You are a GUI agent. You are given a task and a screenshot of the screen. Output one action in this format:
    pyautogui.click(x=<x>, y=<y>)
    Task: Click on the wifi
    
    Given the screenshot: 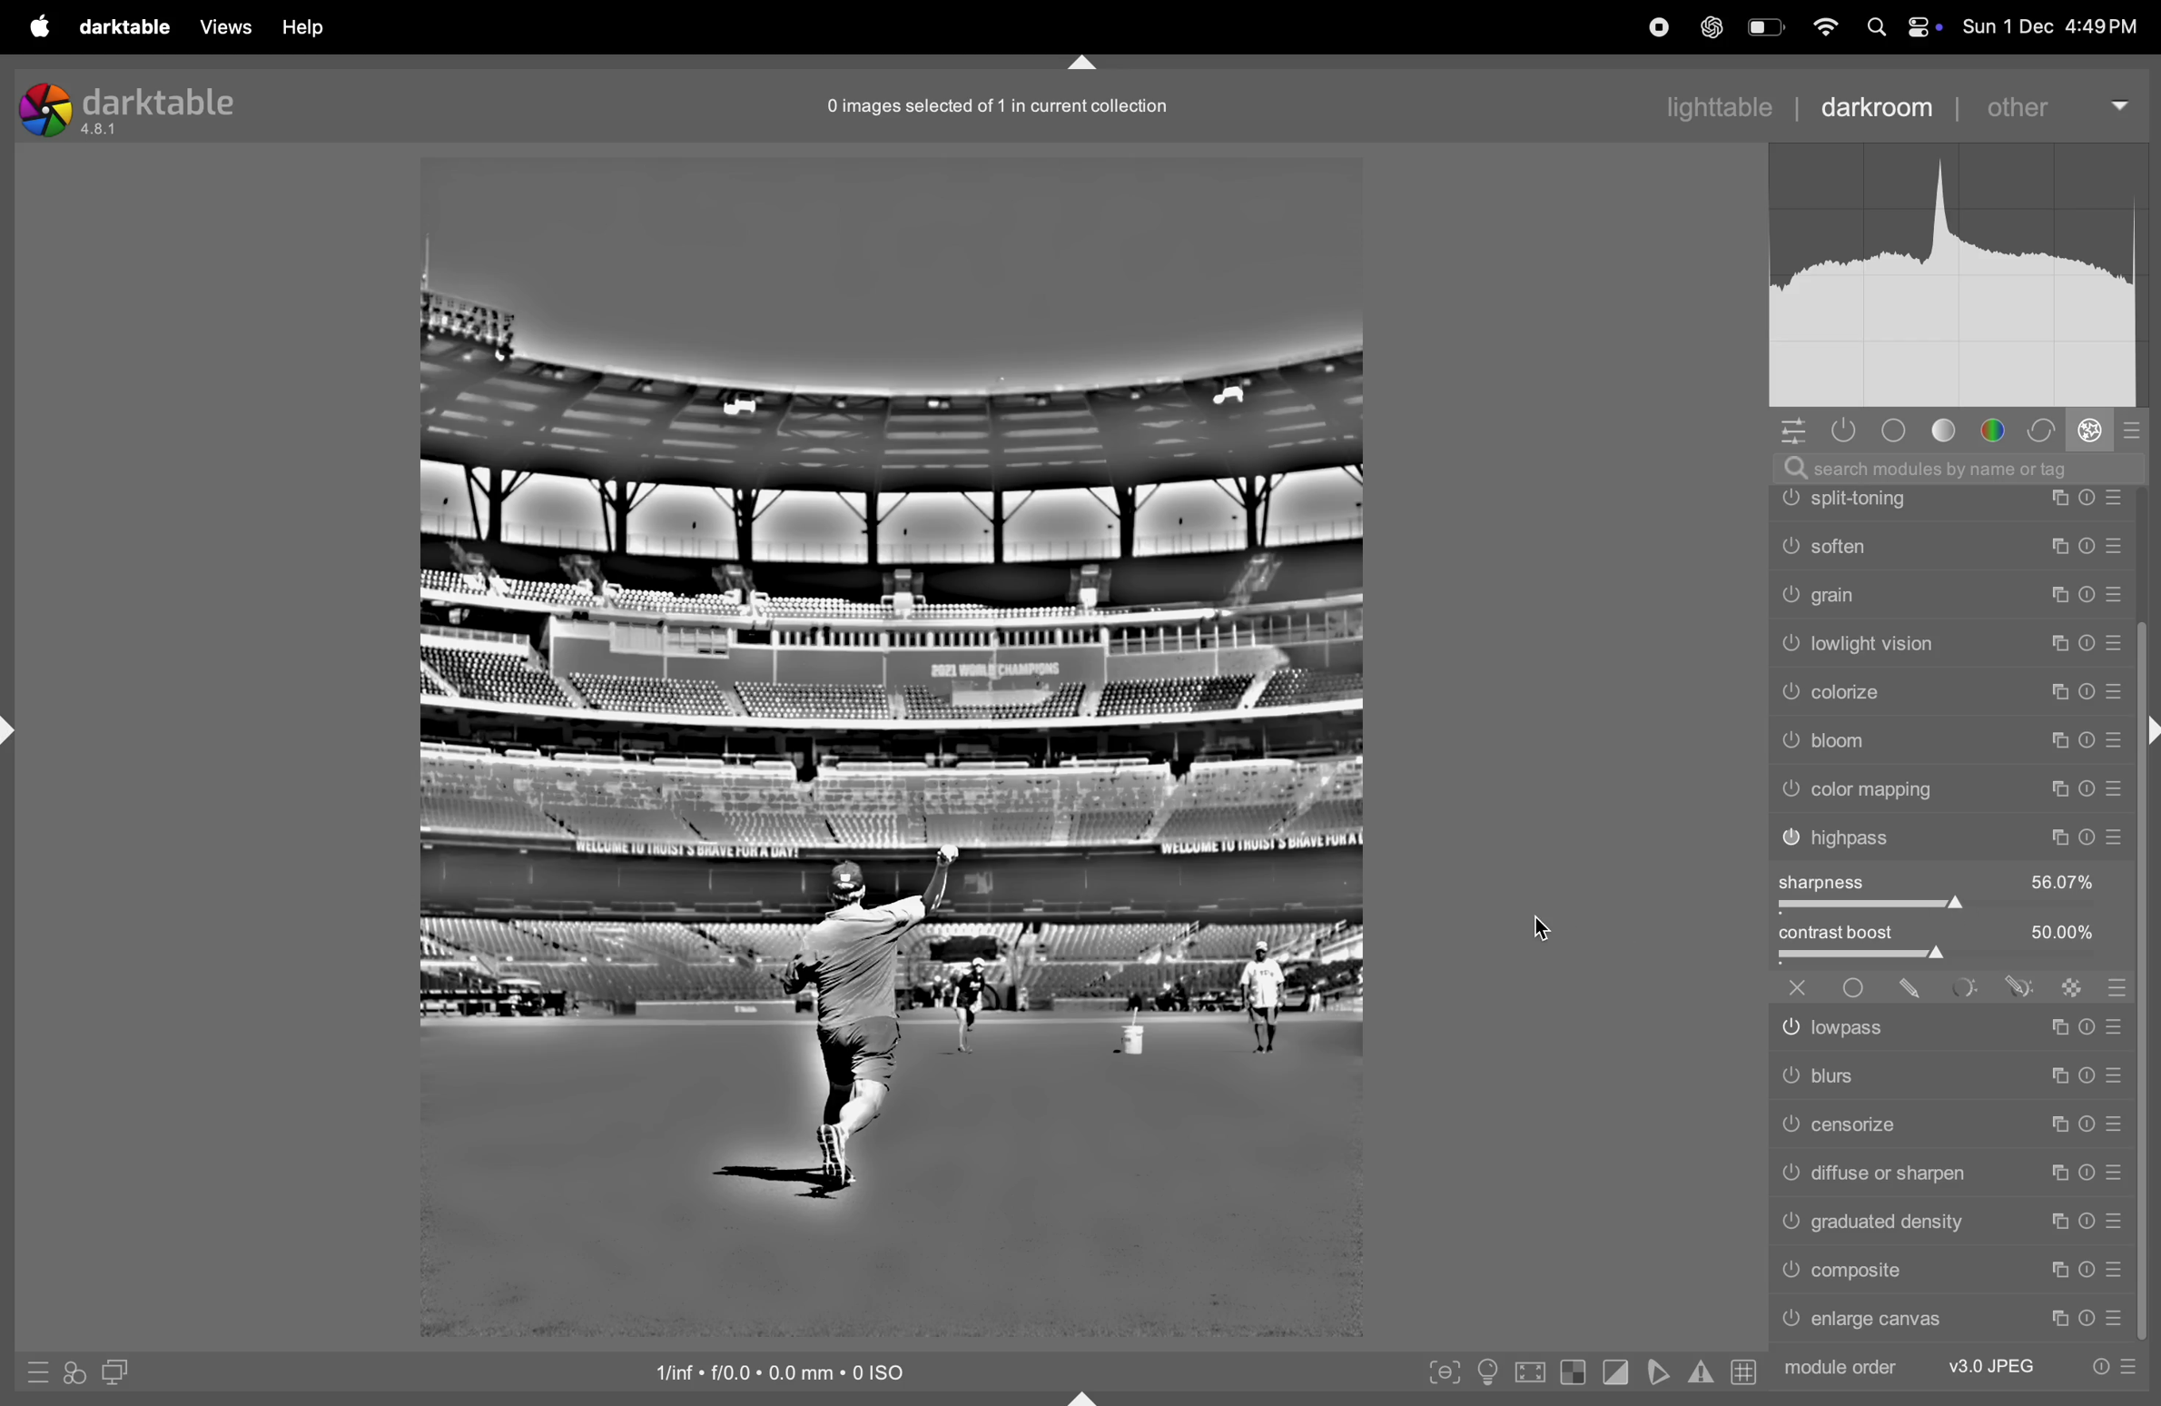 What is the action you would take?
    pyautogui.click(x=1824, y=28)
    